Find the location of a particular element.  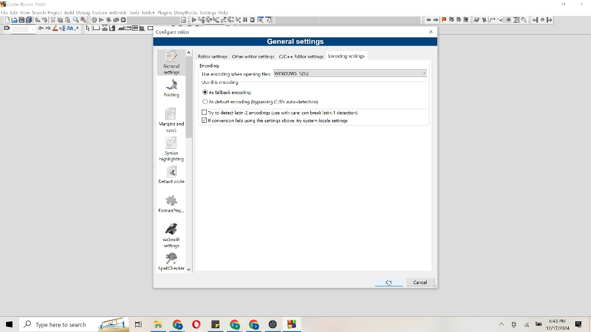

Play is located at coordinates (194, 20).